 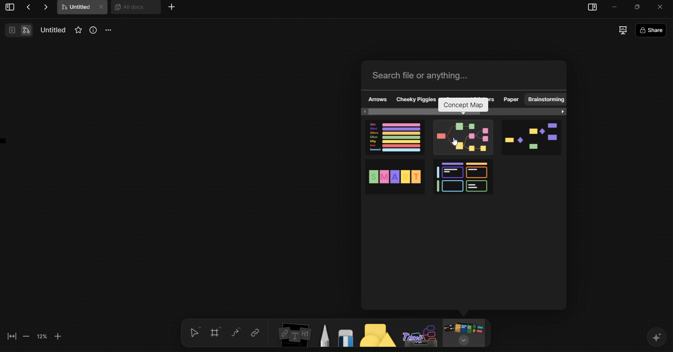 What do you see at coordinates (78, 29) in the screenshot?
I see `Favourites` at bounding box center [78, 29].